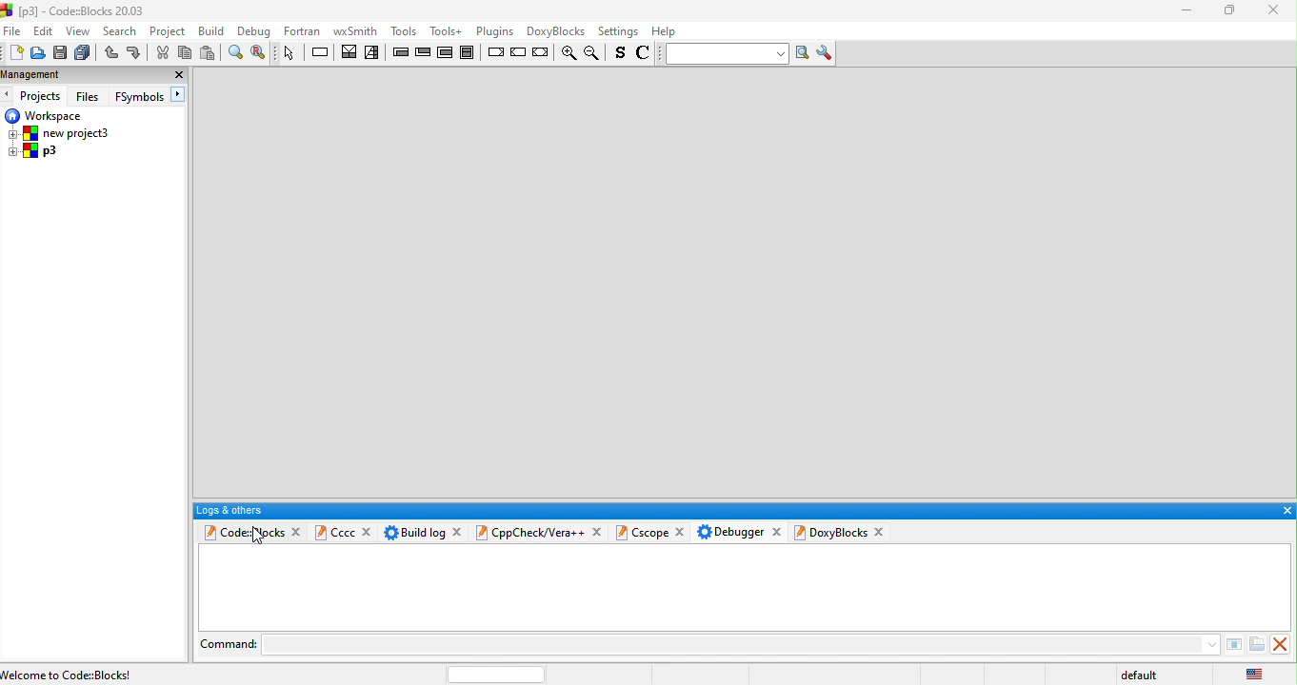  What do you see at coordinates (290, 52) in the screenshot?
I see `select` at bounding box center [290, 52].